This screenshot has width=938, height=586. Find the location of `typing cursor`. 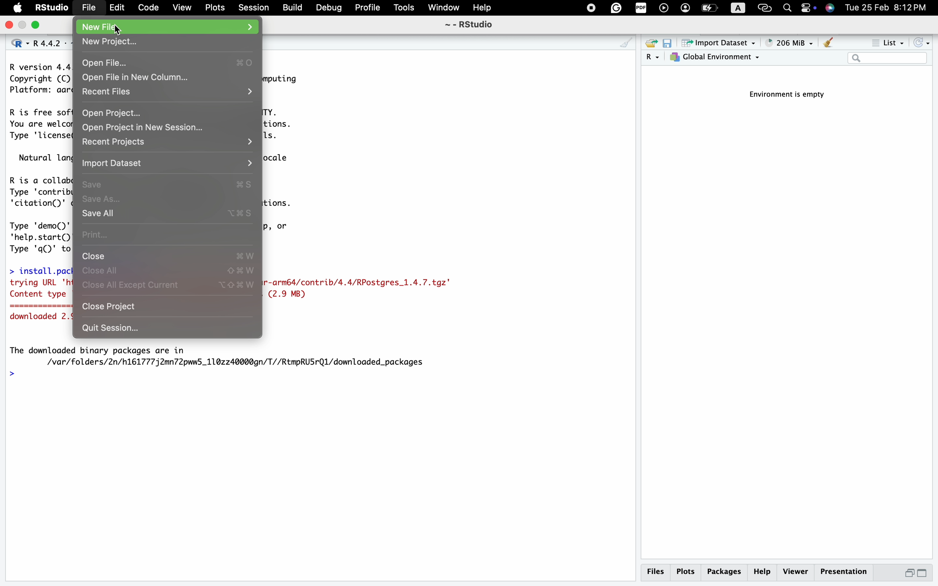

typing cursor is located at coordinates (24, 374).